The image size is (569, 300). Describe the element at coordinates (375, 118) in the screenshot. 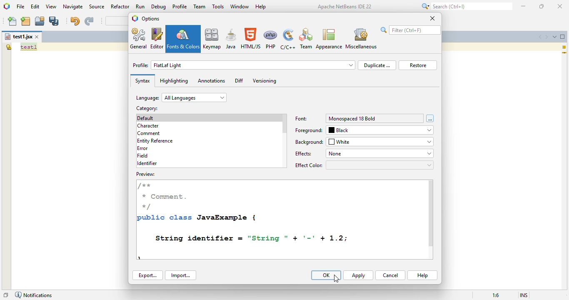

I see `monospaced 18 bold` at that location.